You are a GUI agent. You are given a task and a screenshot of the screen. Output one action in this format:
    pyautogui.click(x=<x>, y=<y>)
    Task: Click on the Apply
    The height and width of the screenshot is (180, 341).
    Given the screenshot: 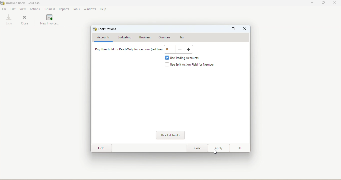 What is the action you would take?
    pyautogui.click(x=218, y=148)
    